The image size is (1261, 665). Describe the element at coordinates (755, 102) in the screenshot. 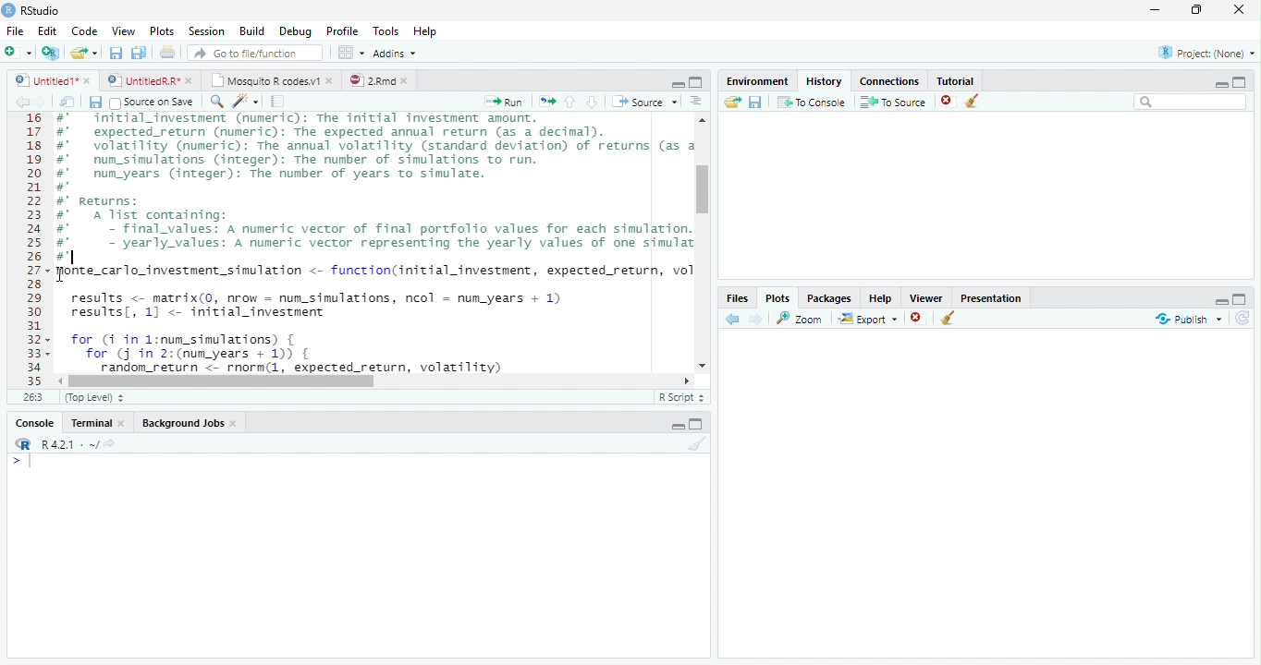

I see `Save` at that location.